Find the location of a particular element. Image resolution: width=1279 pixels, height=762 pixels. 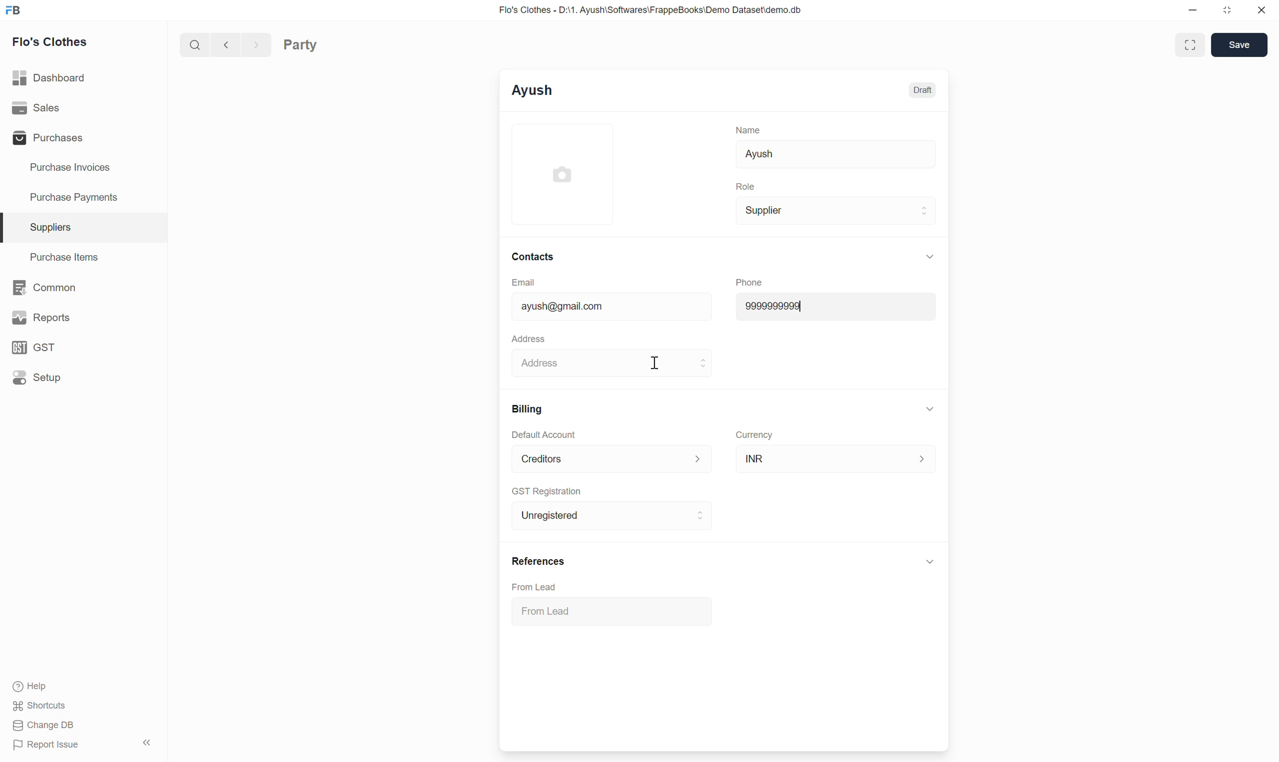

Currency is located at coordinates (755, 435).